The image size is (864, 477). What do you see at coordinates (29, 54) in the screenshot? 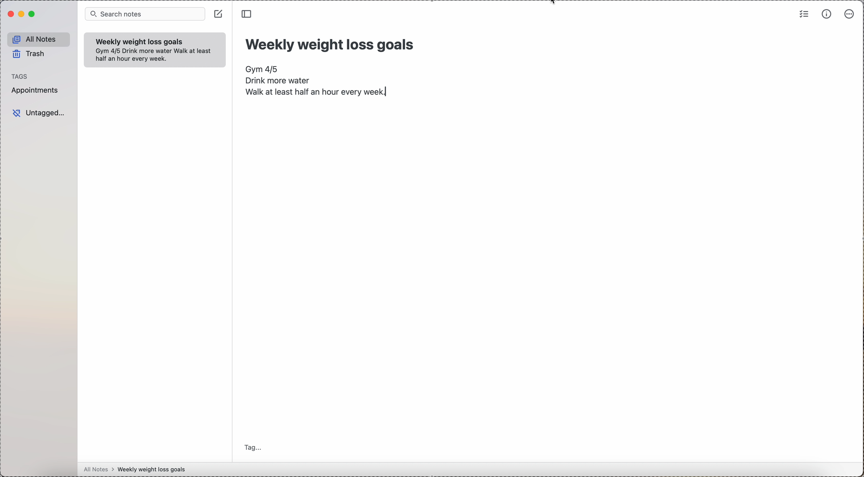
I see `trash` at bounding box center [29, 54].